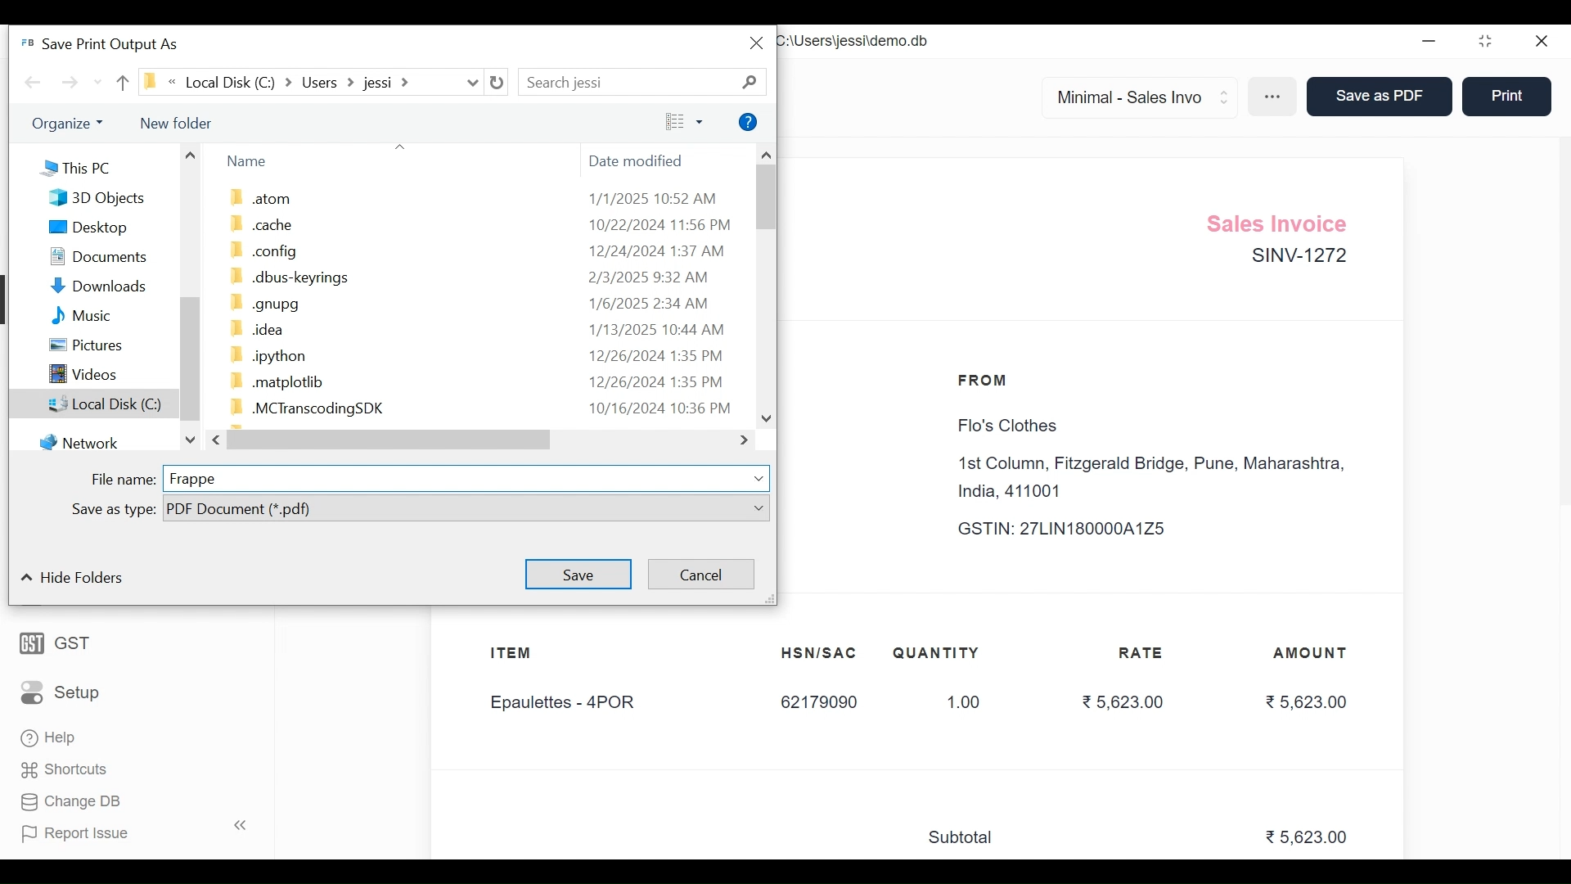 This screenshot has width=1571, height=884. Describe the element at coordinates (650, 277) in the screenshot. I see `2/3/2025 9:32 AM` at that location.